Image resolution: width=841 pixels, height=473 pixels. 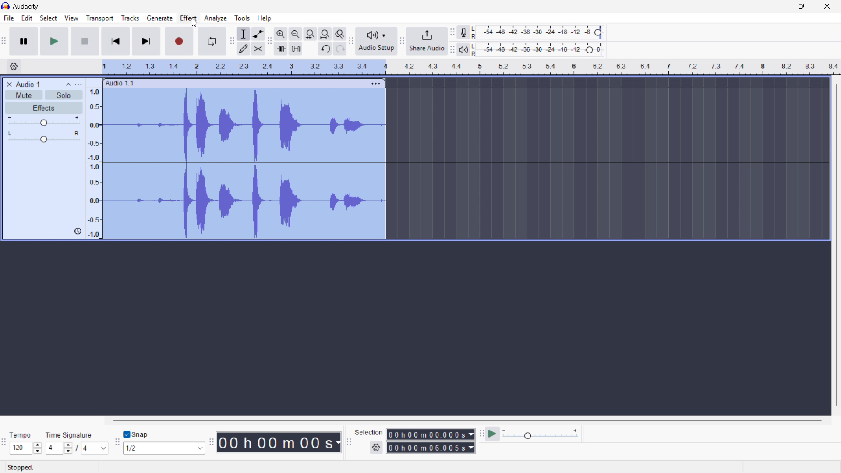 I want to click on Play at speed toolbar, so click(x=480, y=434).